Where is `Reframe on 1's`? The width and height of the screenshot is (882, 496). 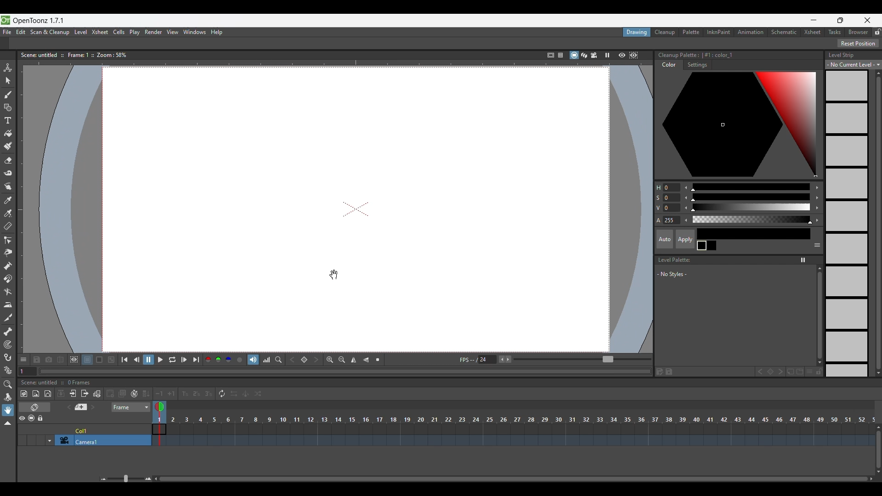 Reframe on 1's is located at coordinates (184, 394).